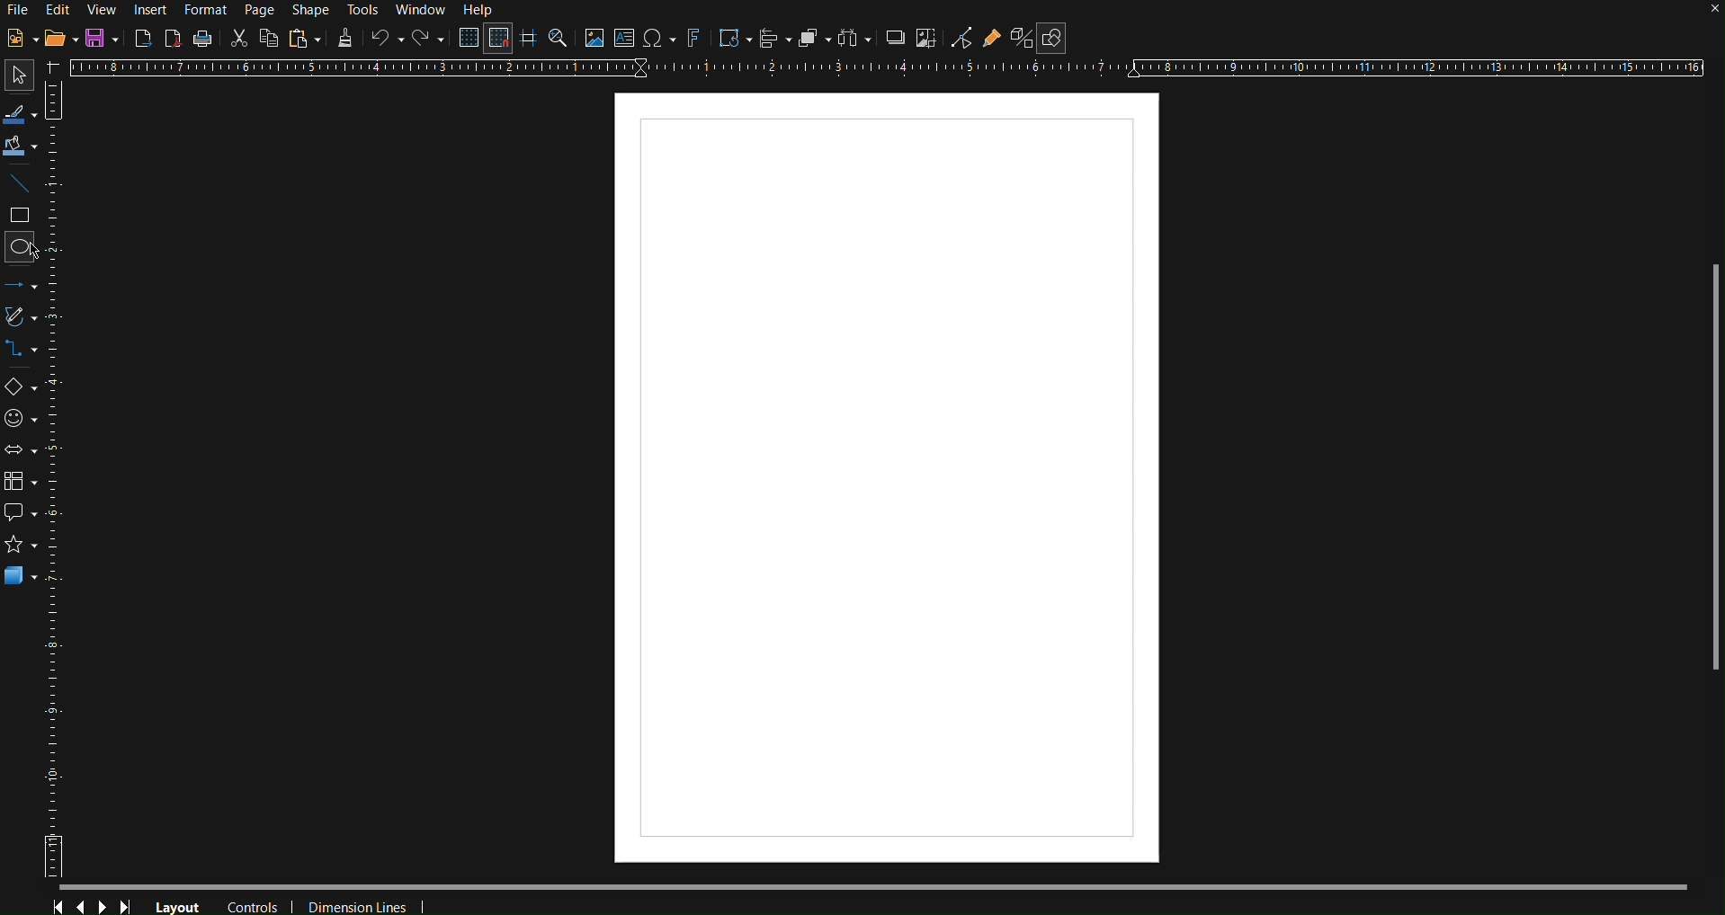  What do you see at coordinates (890, 885) in the screenshot?
I see `Scrollbar` at bounding box center [890, 885].